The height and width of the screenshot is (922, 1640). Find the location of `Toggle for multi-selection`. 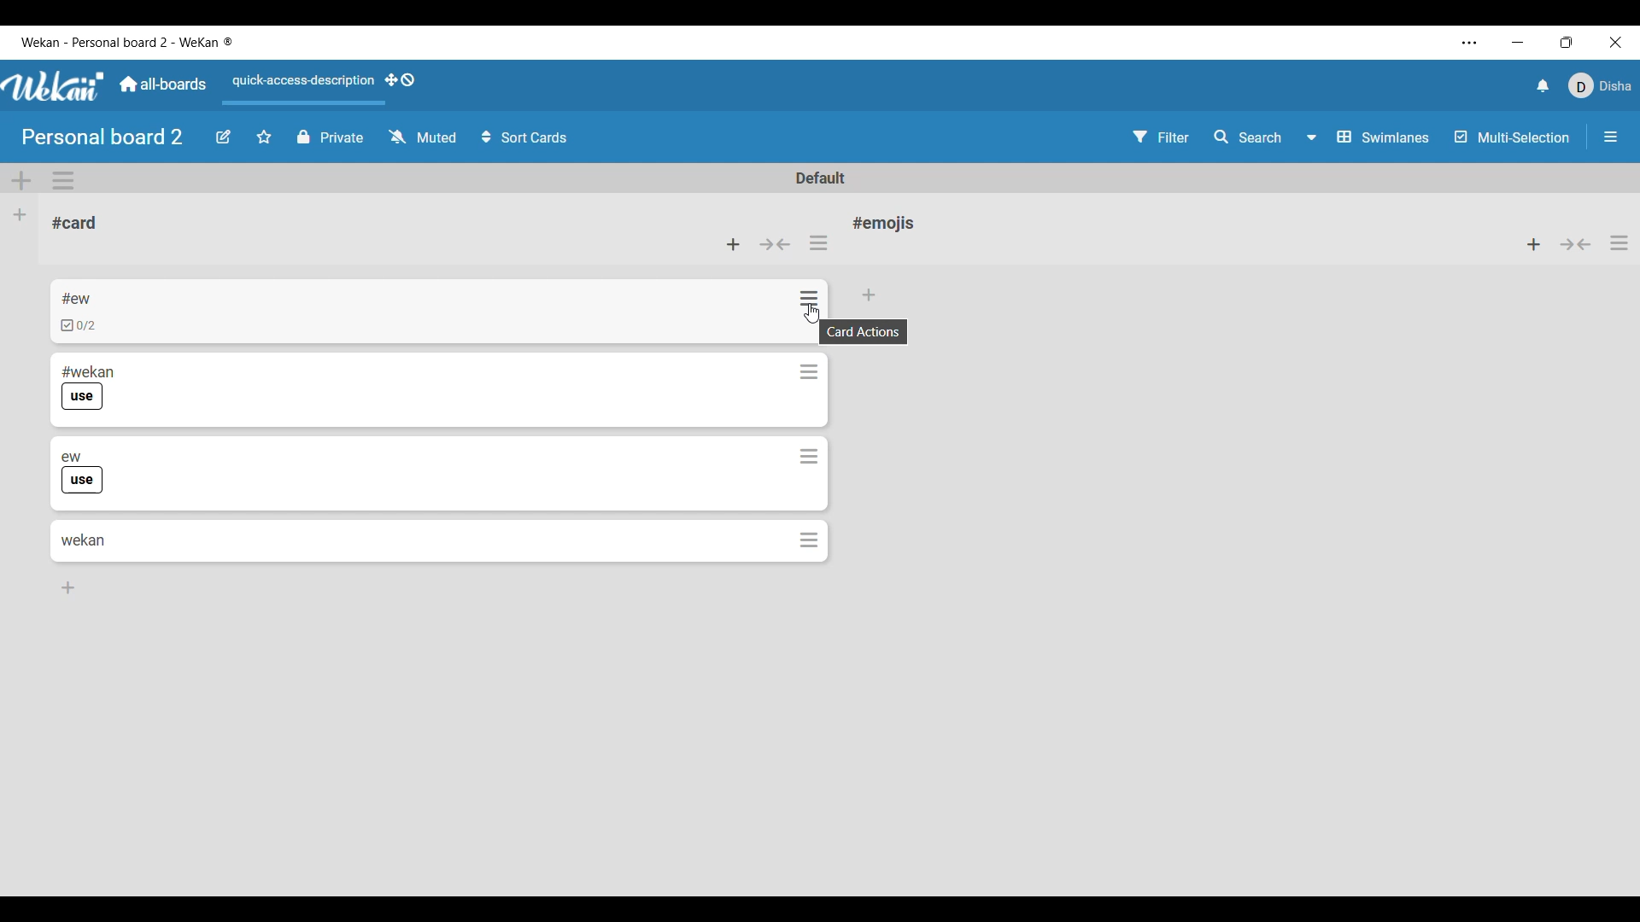

Toggle for multi-selection is located at coordinates (1512, 137).